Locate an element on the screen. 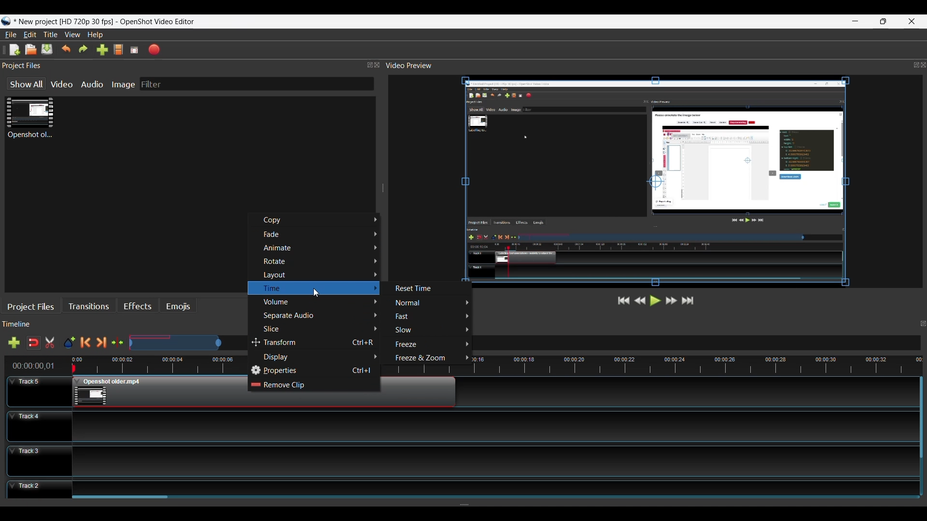 The image size is (927, 521). Show All is located at coordinates (25, 84).